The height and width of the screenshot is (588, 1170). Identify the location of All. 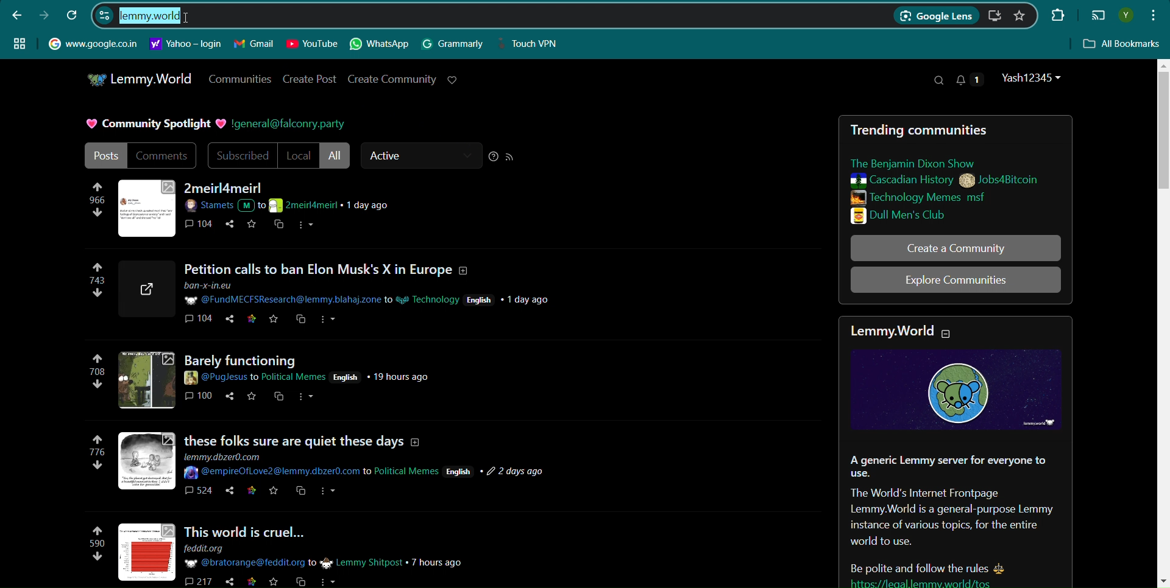
(336, 156).